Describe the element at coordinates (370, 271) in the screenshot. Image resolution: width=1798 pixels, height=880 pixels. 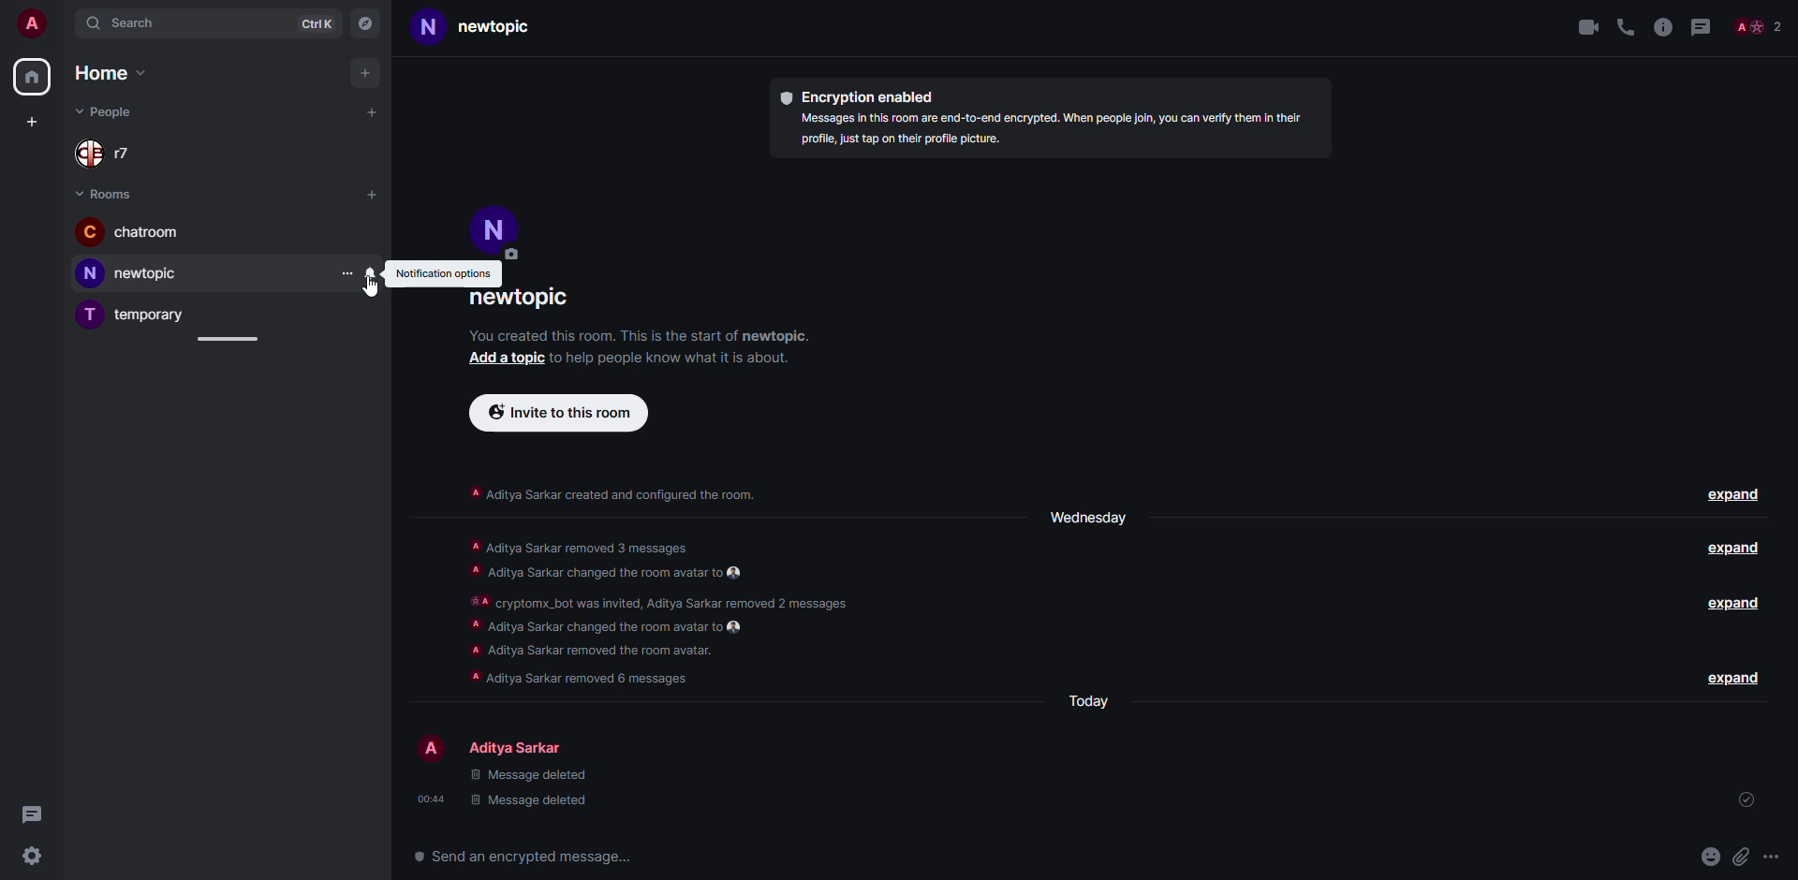
I see `notification setting` at that location.